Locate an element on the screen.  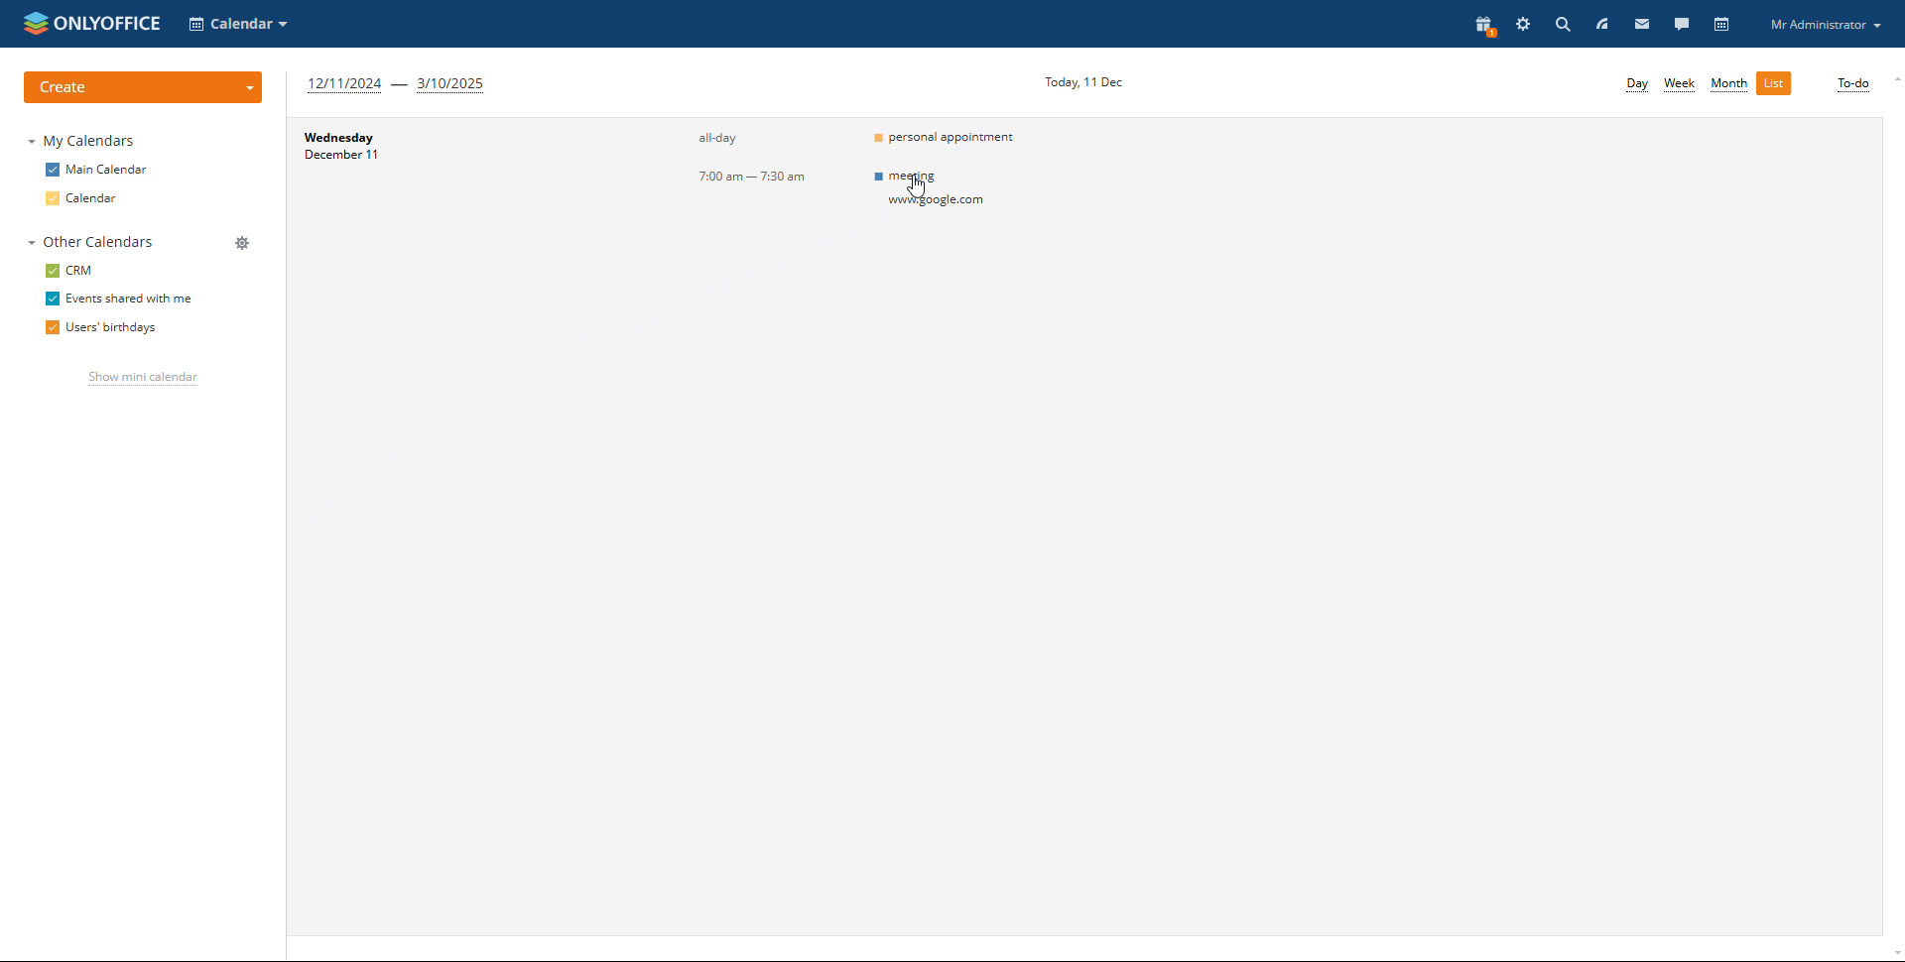
current date is located at coordinates (1081, 83).